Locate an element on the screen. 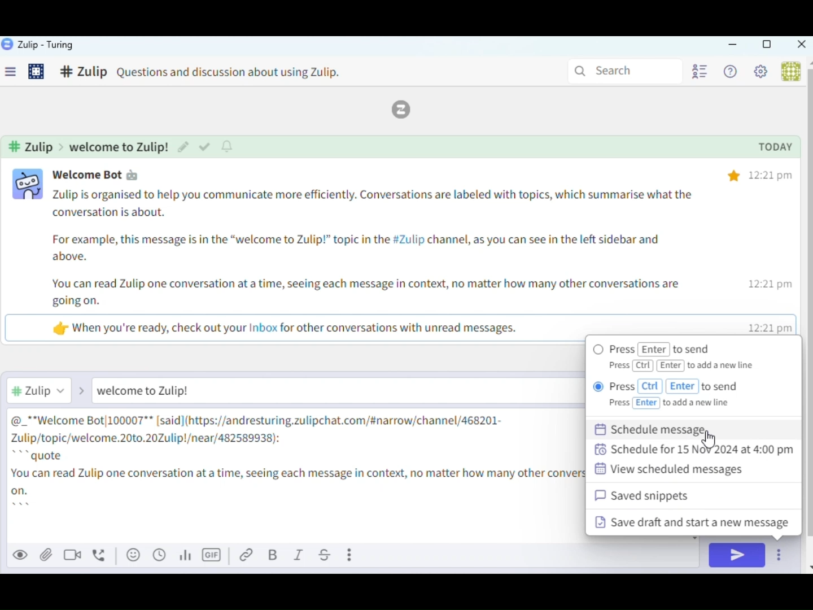  time is located at coordinates (772, 252).